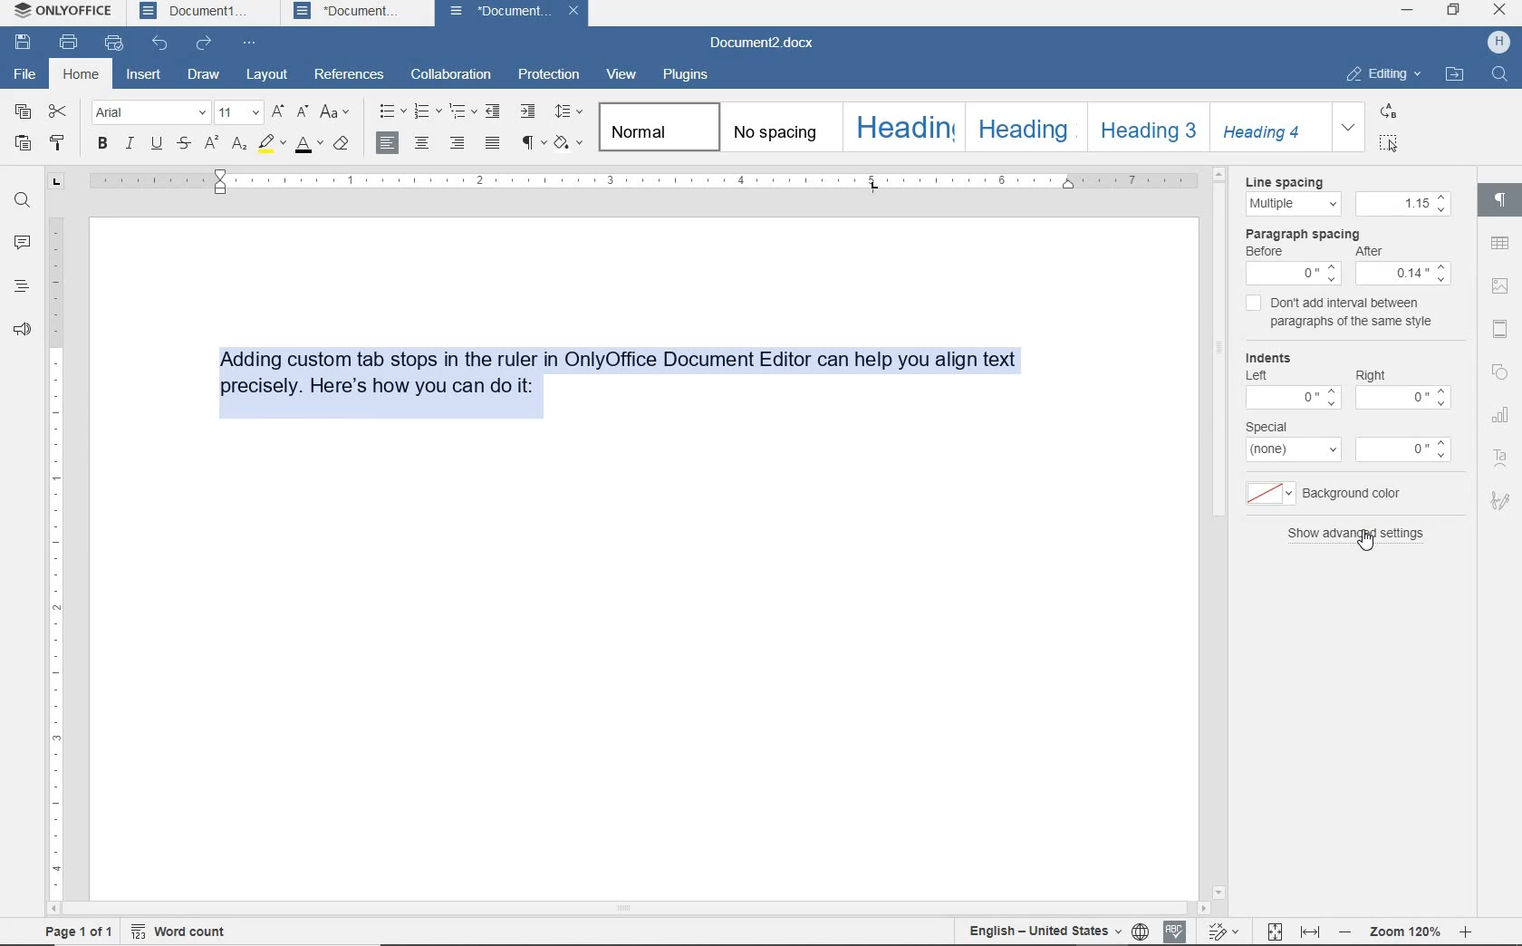  I want to click on Document1 tab, so click(197, 12).